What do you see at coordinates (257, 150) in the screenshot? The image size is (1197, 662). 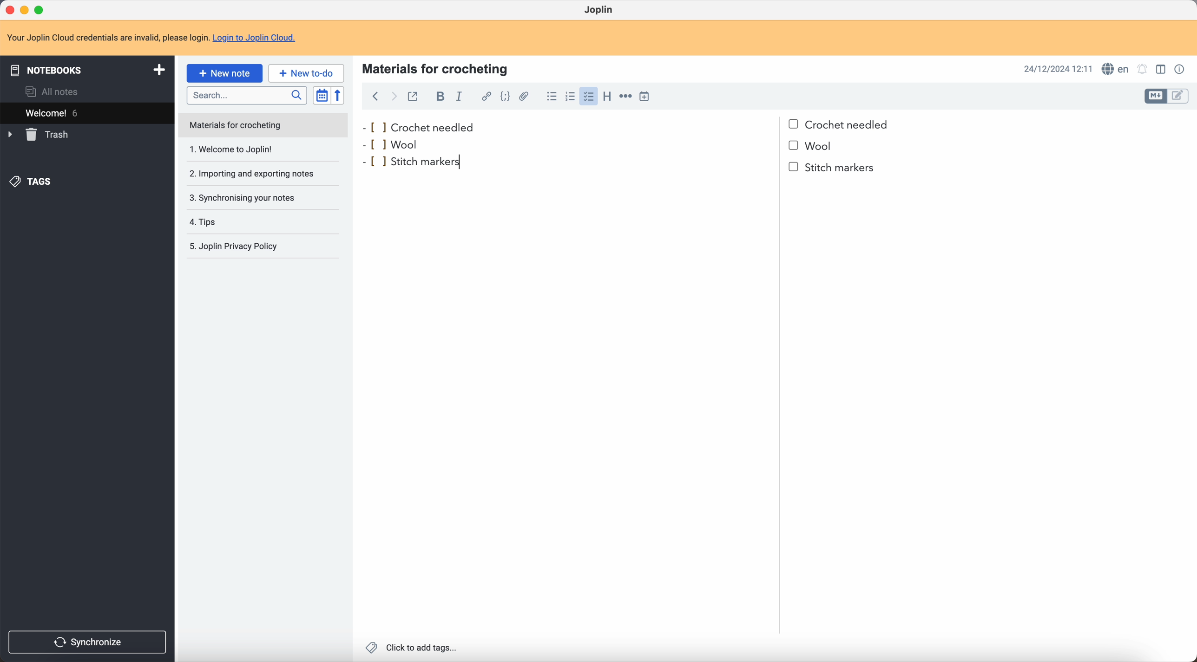 I see `1. Welcome to Joplin!` at bounding box center [257, 150].